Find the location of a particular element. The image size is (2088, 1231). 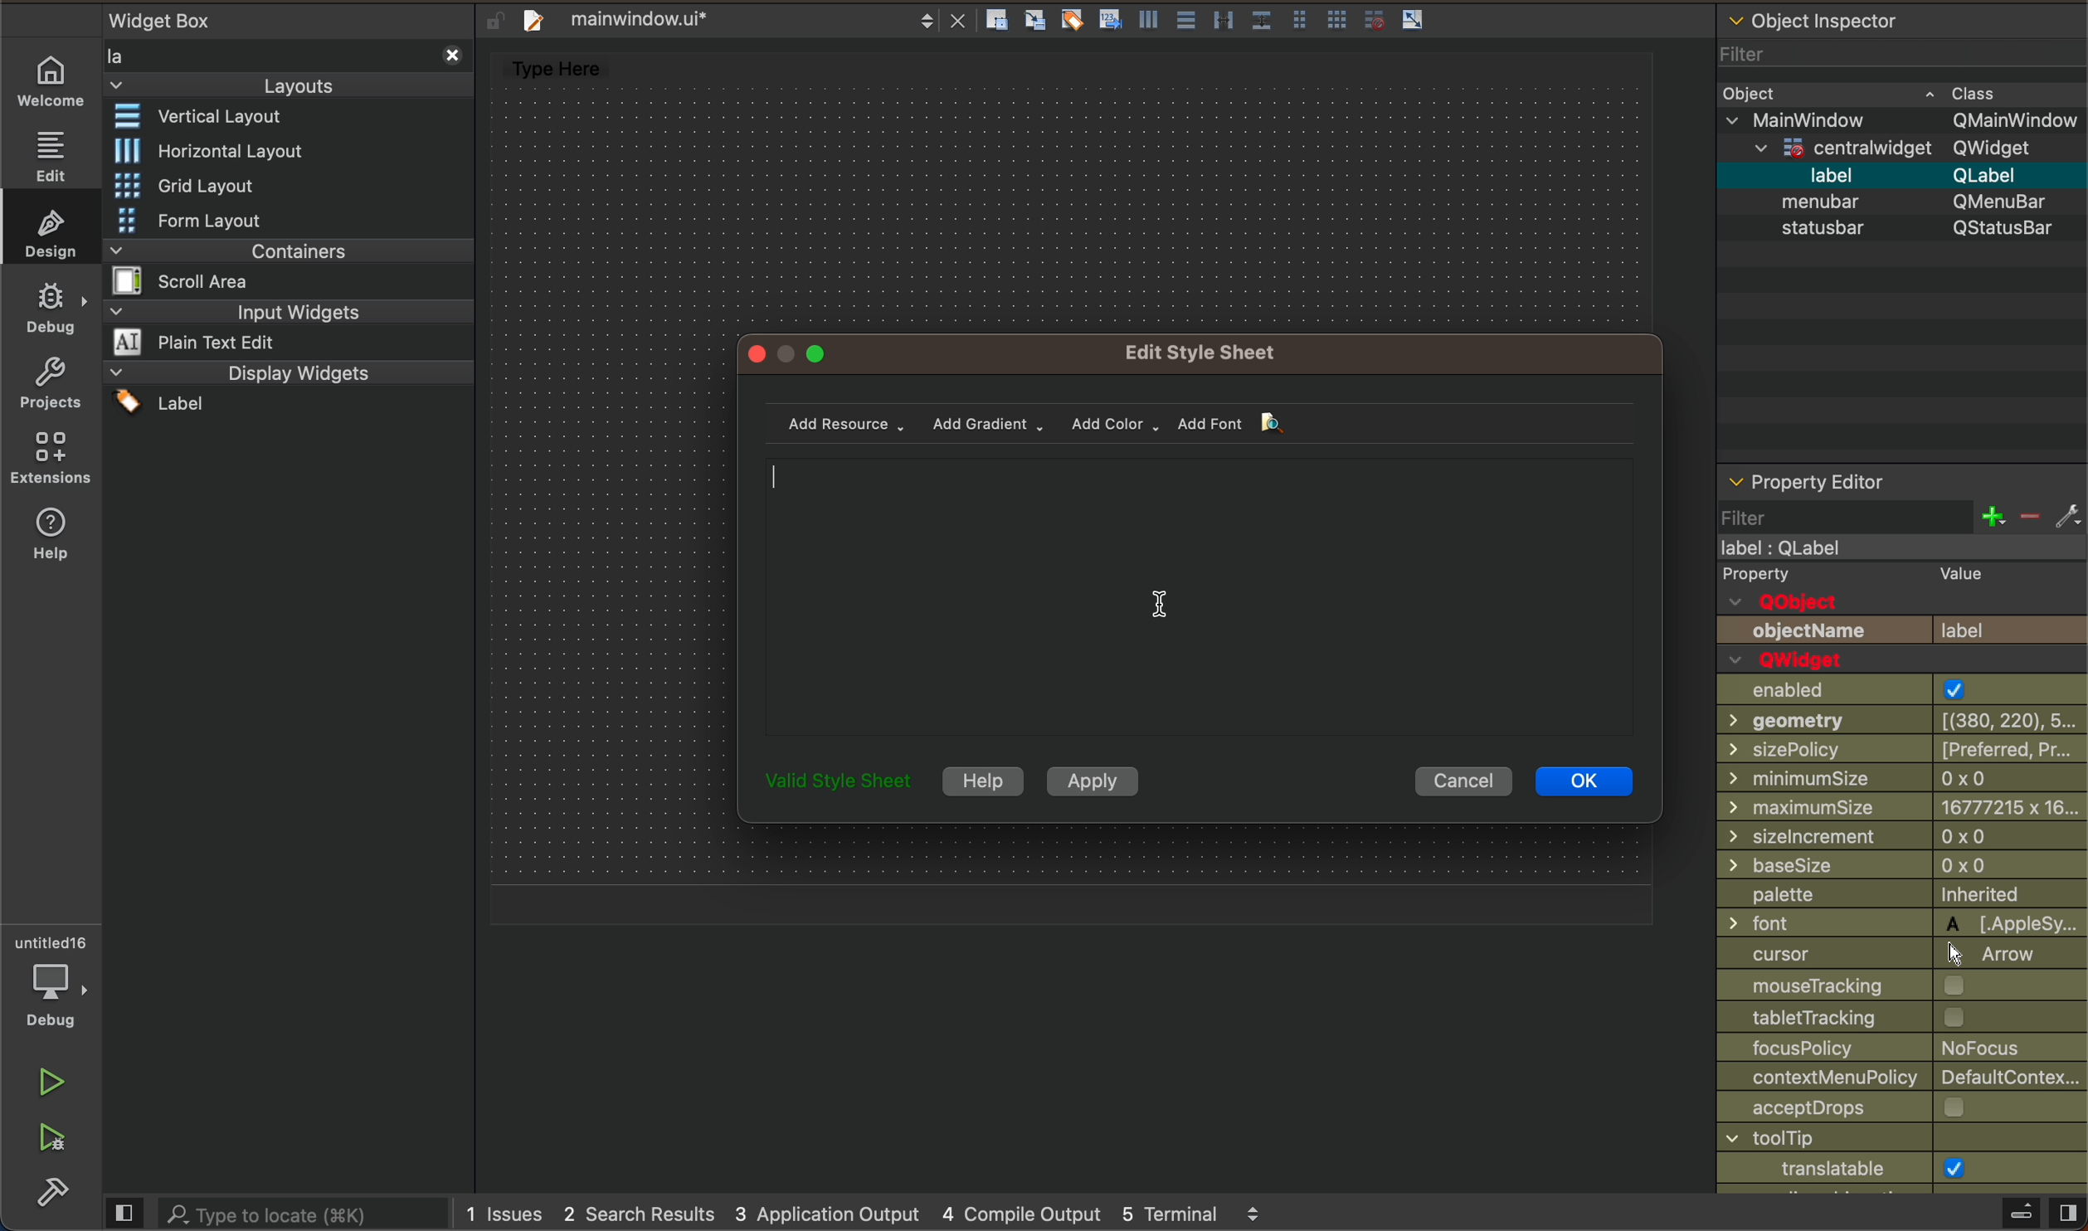

cursor is located at coordinates (1163, 616).